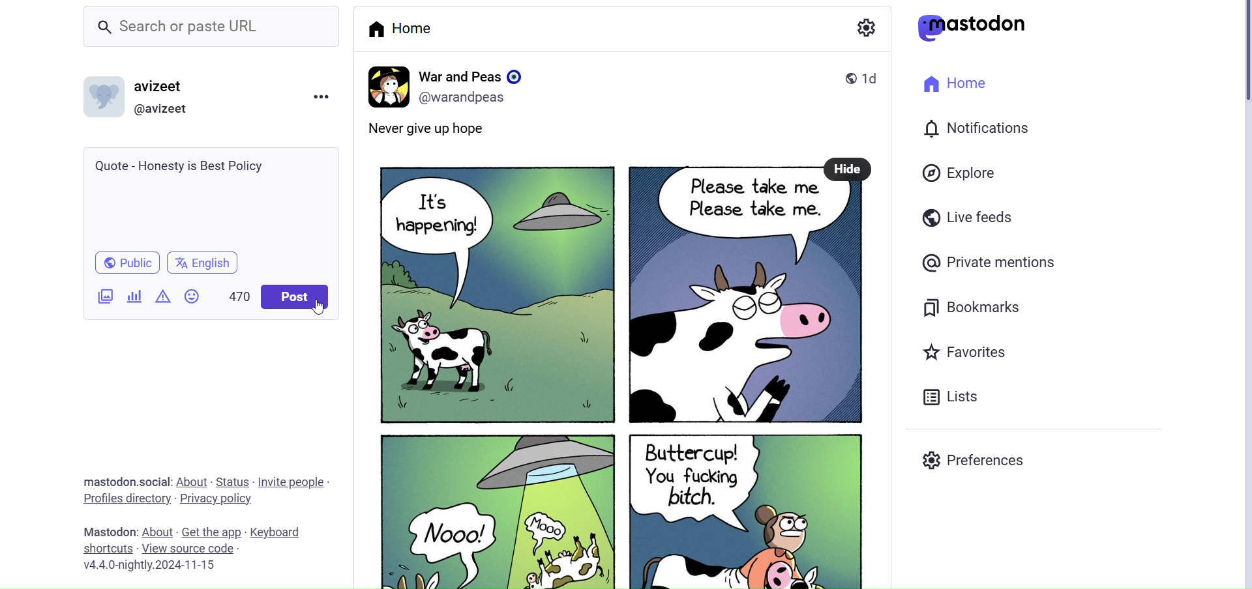 Image resolution: width=1252 pixels, height=589 pixels. Describe the element at coordinates (950, 397) in the screenshot. I see `Lists` at that location.